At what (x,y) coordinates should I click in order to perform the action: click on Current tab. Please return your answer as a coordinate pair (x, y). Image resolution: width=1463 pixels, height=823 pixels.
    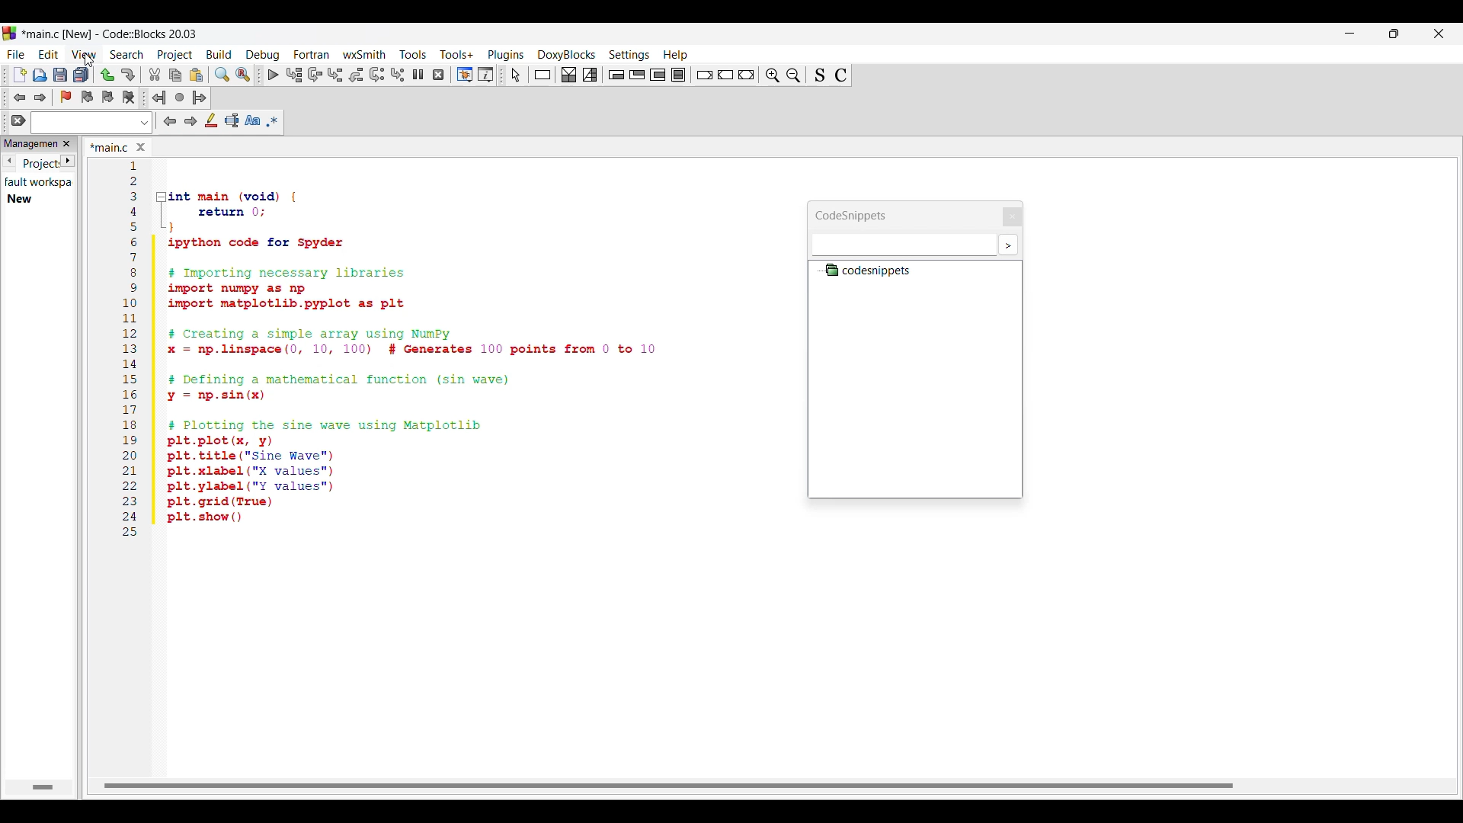
    Looking at the image, I should click on (113, 149).